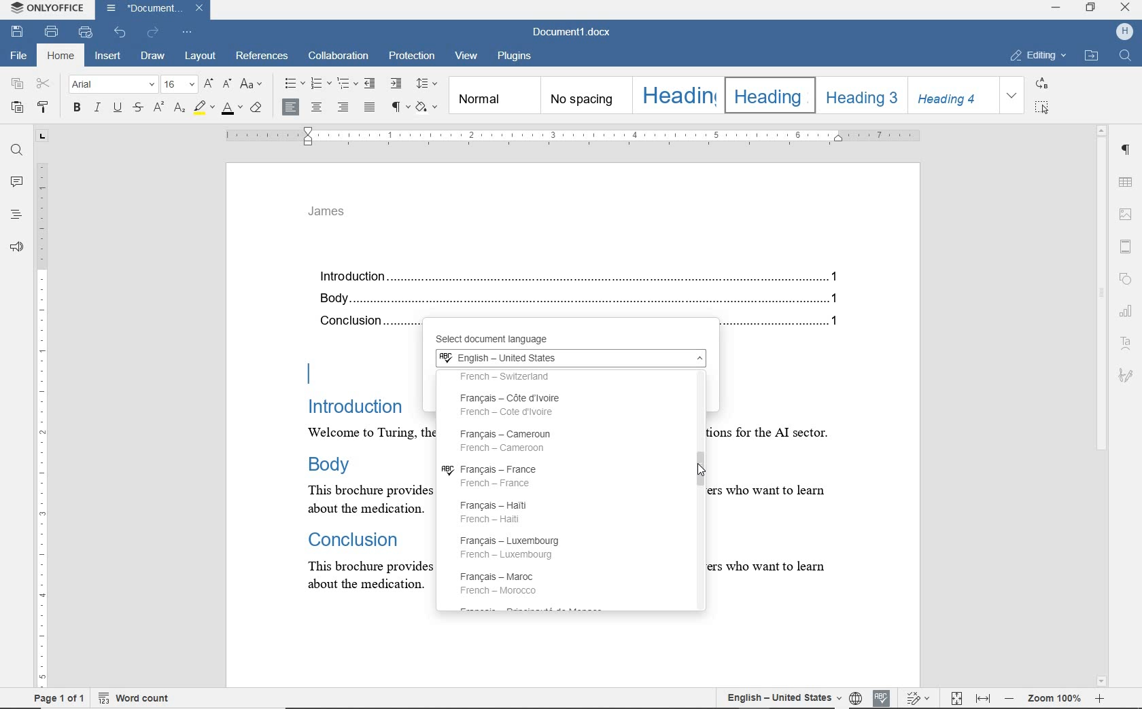 Image resolution: width=1142 pixels, height=709 pixels. What do you see at coordinates (412, 58) in the screenshot?
I see `protection` at bounding box center [412, 58].